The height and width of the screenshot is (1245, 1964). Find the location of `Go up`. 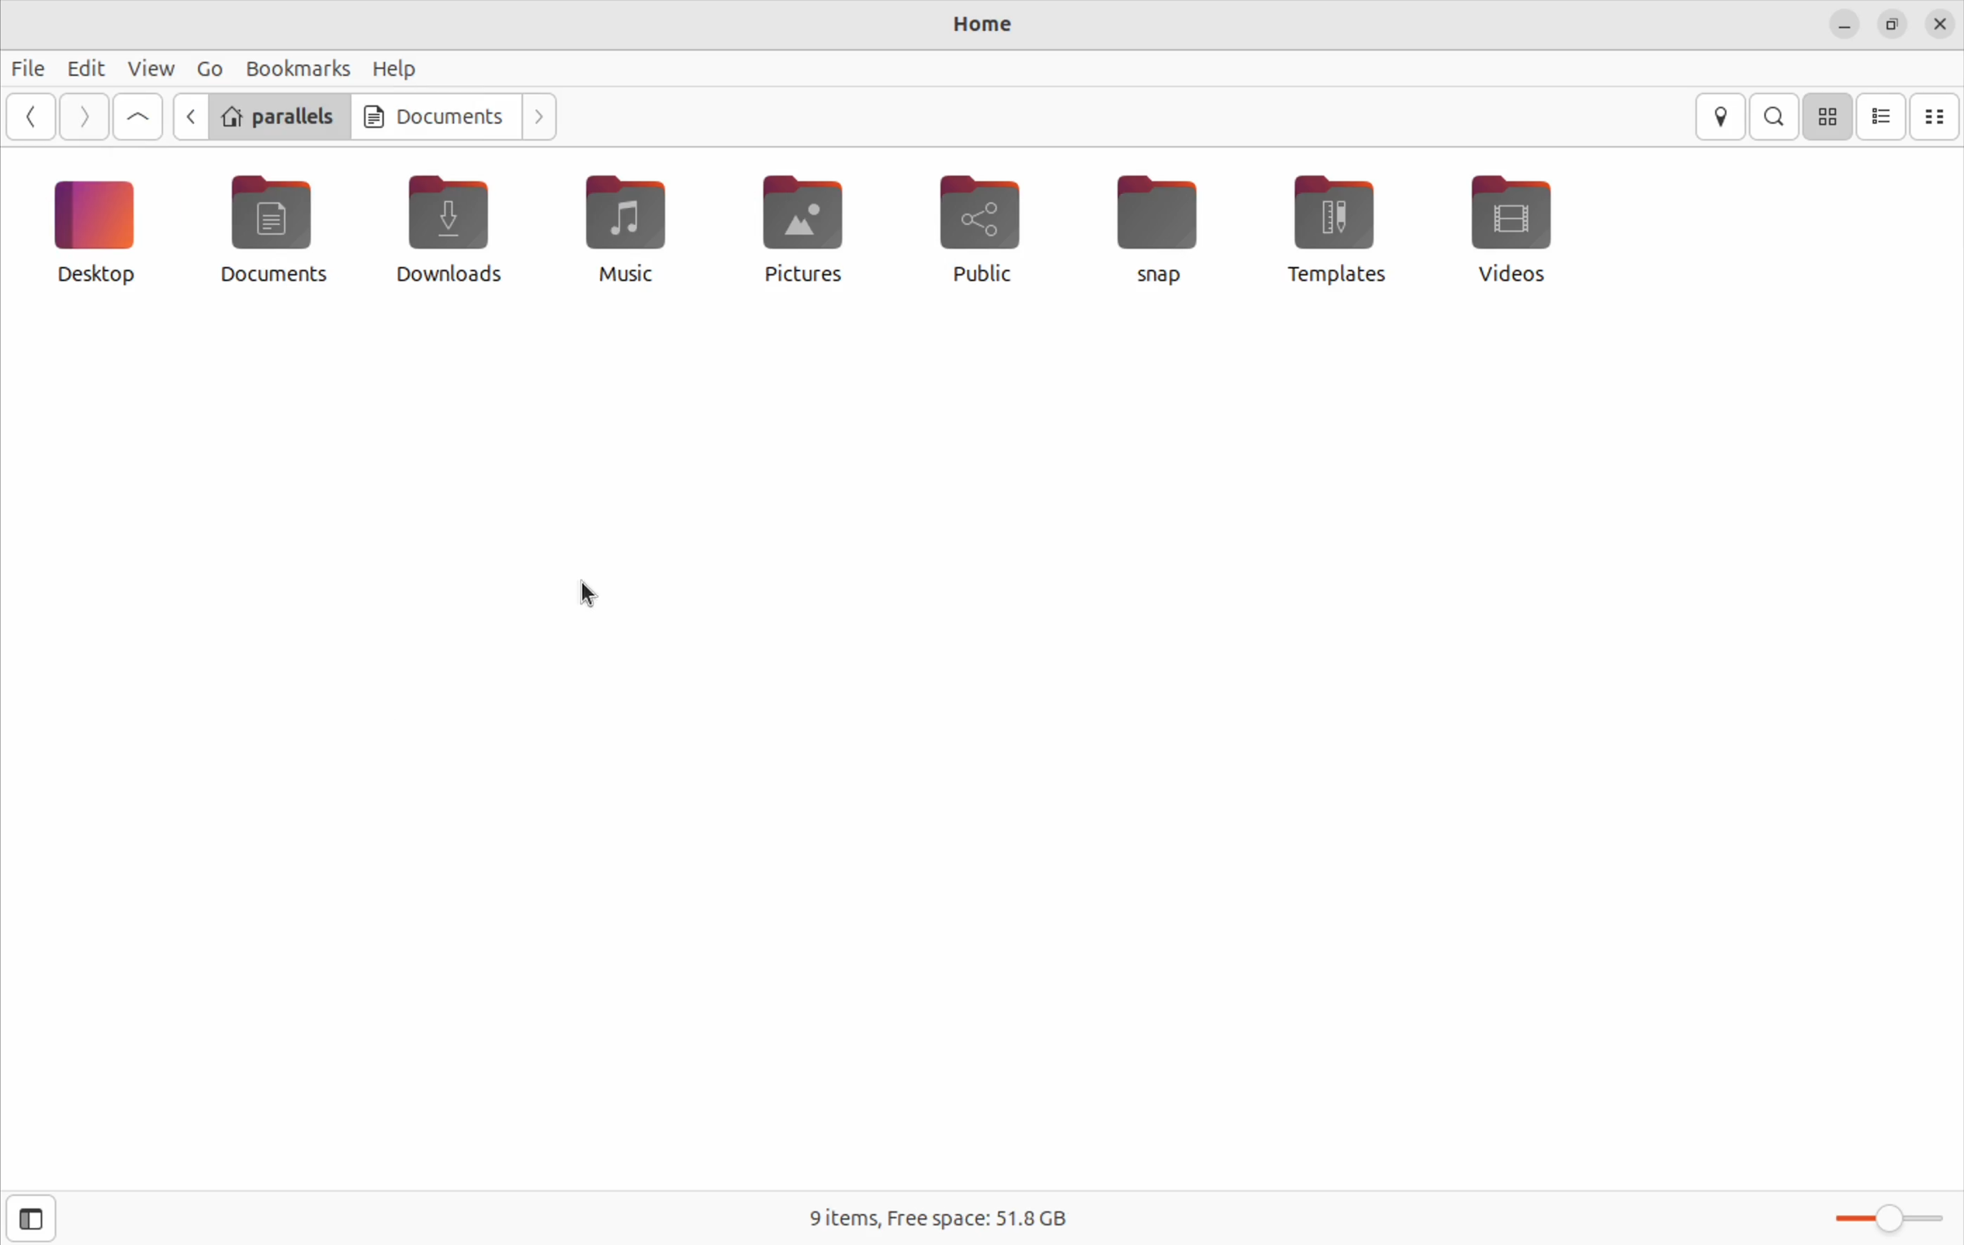

Go up is located at coordinates (137, 117).